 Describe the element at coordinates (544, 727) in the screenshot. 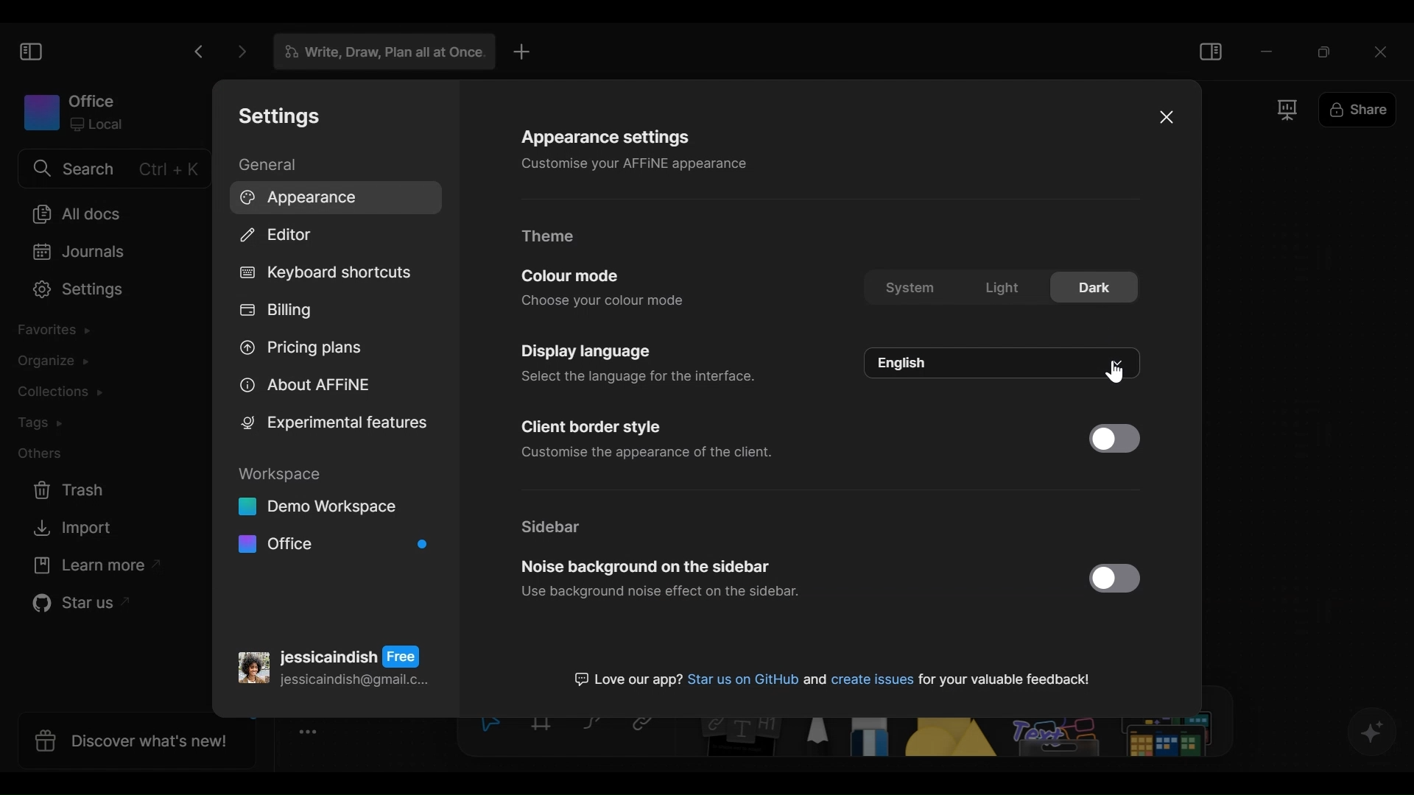

I see `Frame` at that location.